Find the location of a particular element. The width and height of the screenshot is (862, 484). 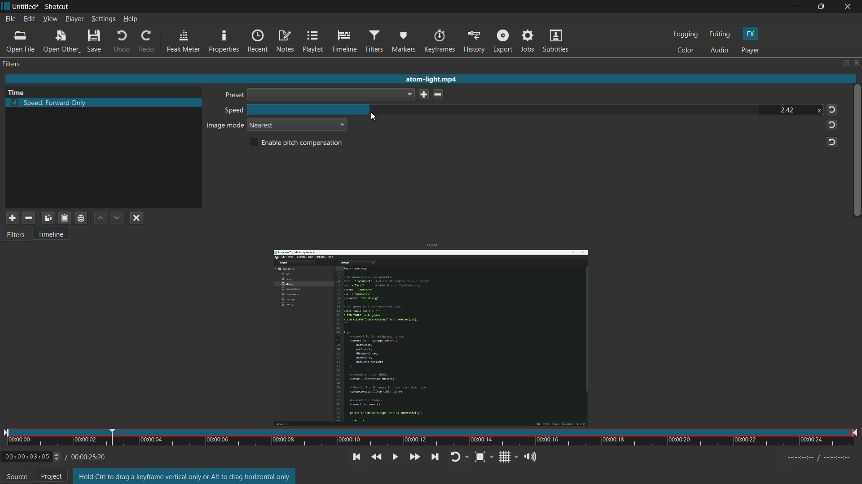

peak meter is located at coordinates (182, 42).